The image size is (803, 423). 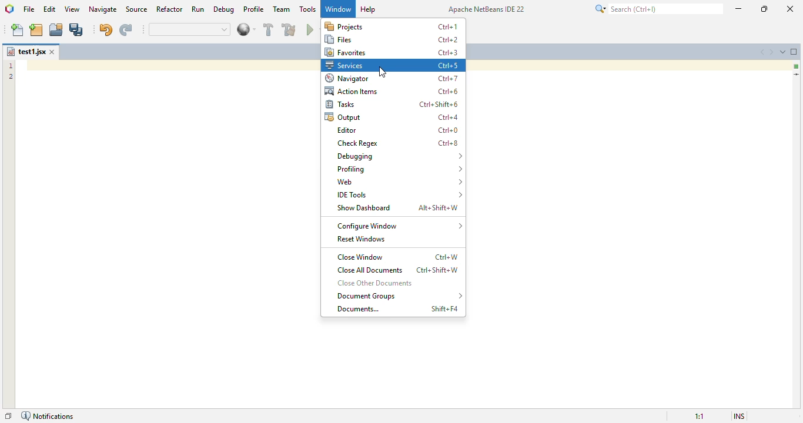 What do you see at coordinates (447, 257) in the screenshot?
I see `shortcut for close window` at bounding box center [447, 257].